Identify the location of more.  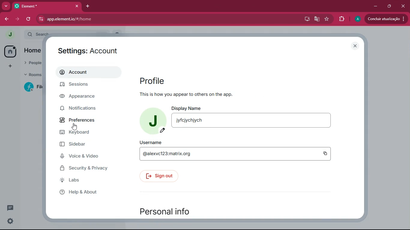
(6, 6).